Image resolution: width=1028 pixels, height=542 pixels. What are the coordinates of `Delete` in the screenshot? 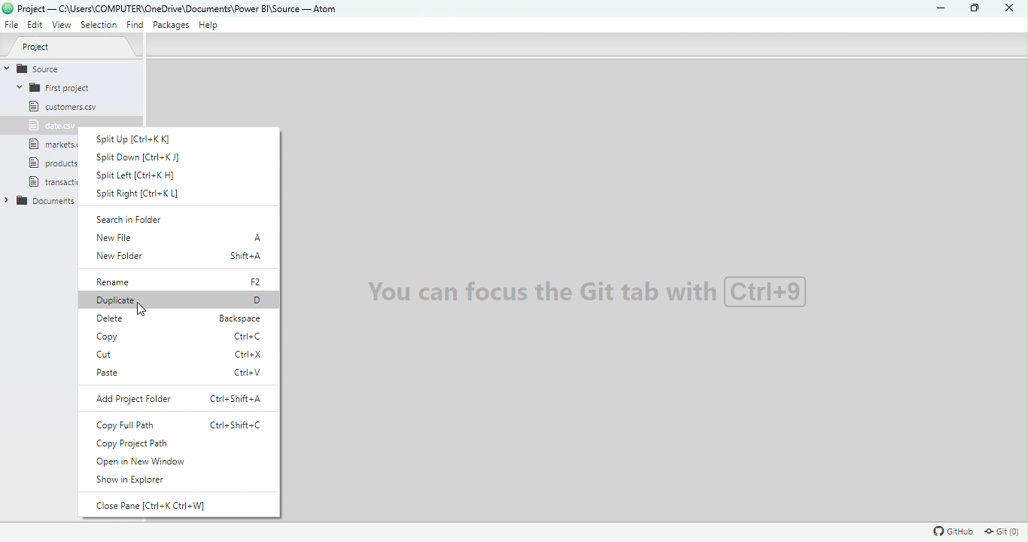 It's located at (185, 318).